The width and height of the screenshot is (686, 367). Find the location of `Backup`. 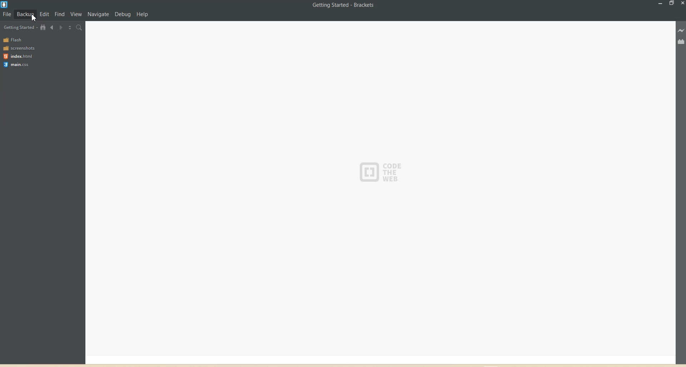

Backup is located at coordinates (24, 12).